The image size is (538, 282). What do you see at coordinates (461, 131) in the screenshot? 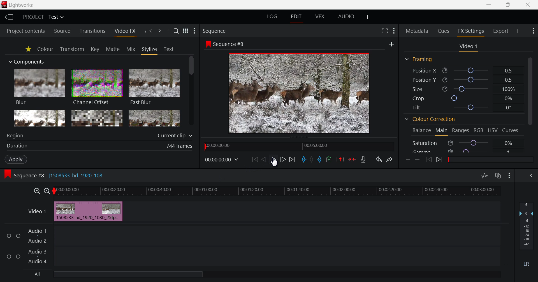
I see `Ranges` at bounding box center [461, 131].